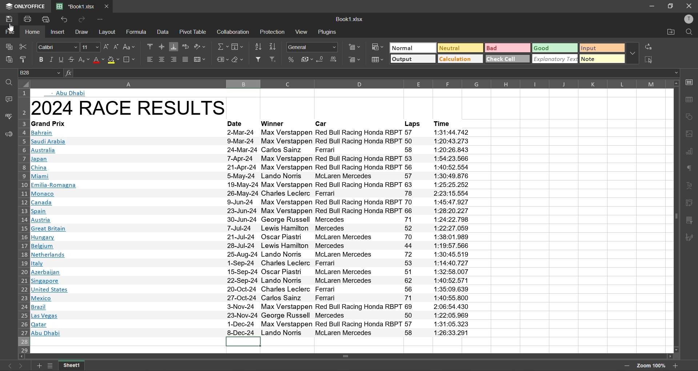 The height and width of the screenshot is (371, 698). Describe the element at coordinates (22, 357) in the screenshot. I see `move left` at that location.